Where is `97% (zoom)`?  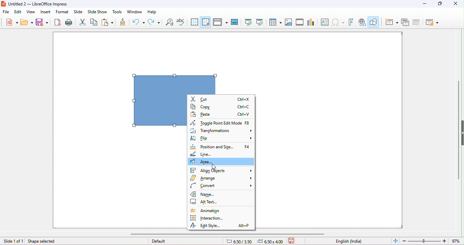 97% (zoom) is located at coordinates (431, 241).